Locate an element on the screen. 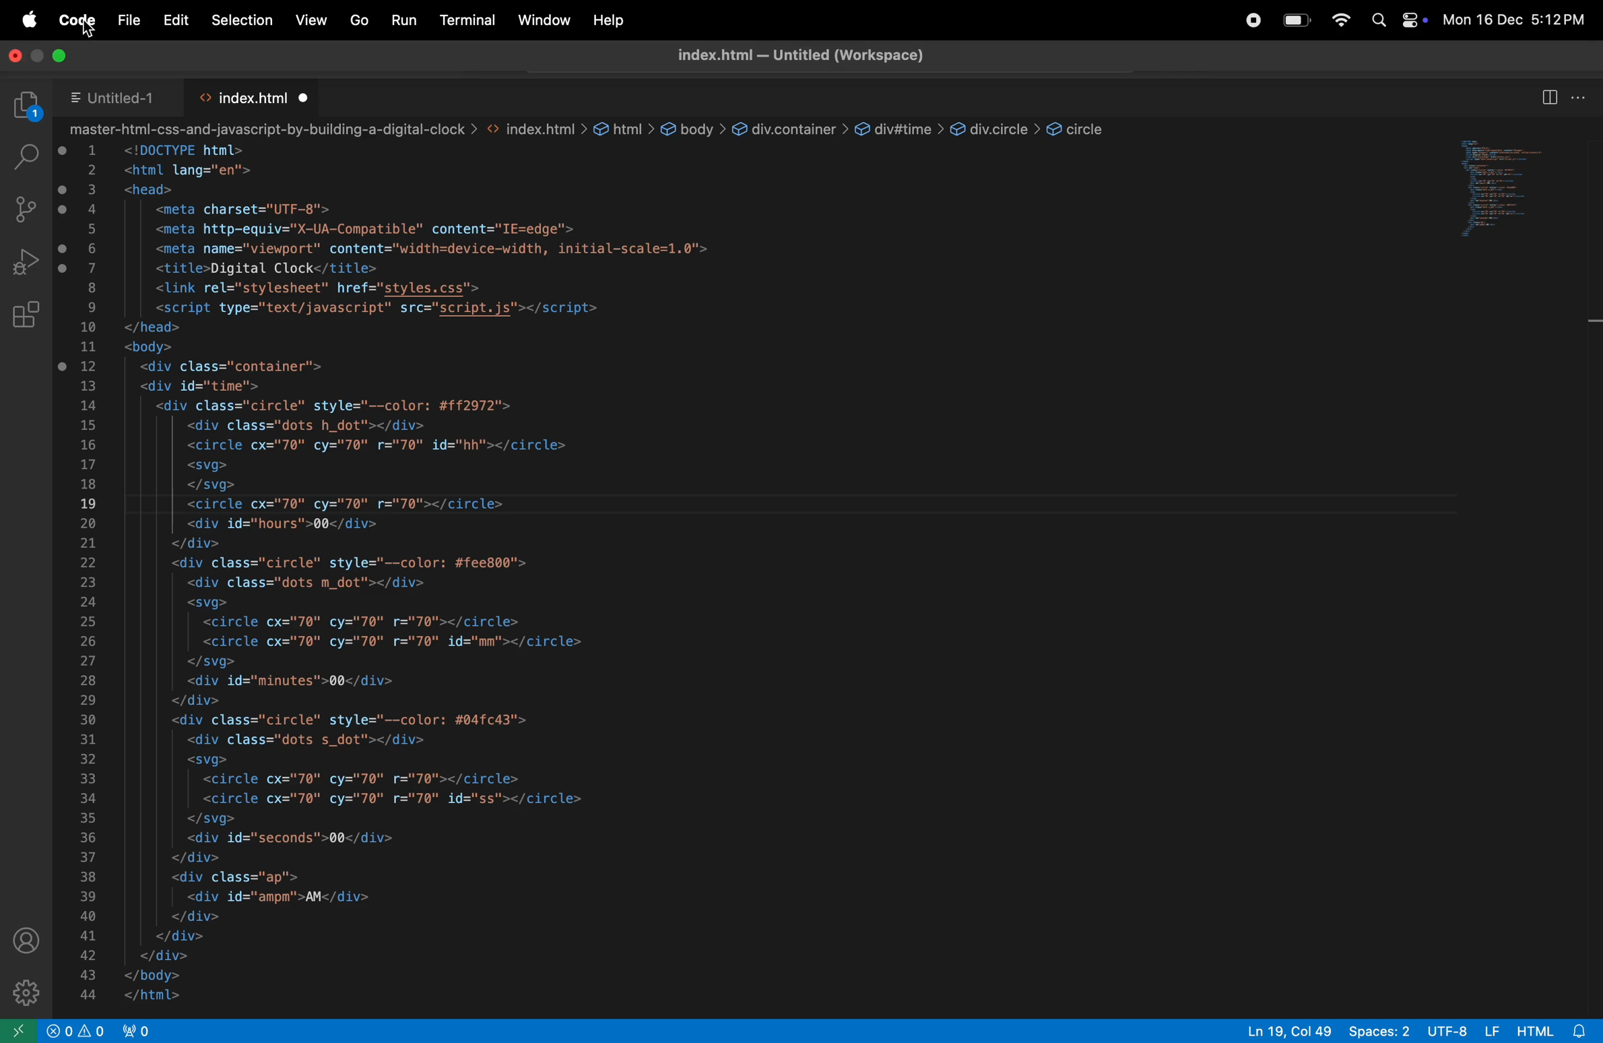  <div id="time"> is located at coordinates (205, 385).